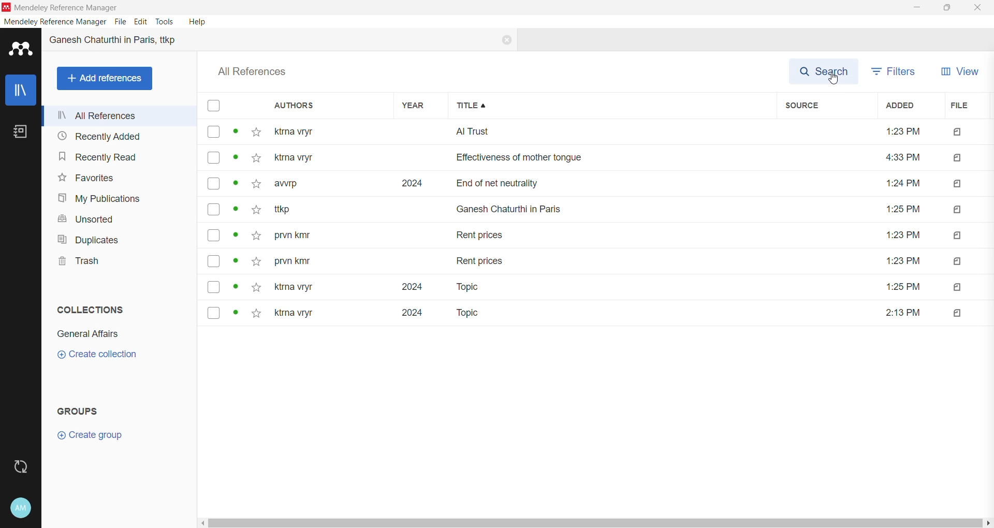 Image resolution: width=994 pixels, height=528 pixels. Describe the element at coordinates (597, 314) in the screenshot. I see `¢  kirna vryr 2024 Topic 2:13PM` at that location.